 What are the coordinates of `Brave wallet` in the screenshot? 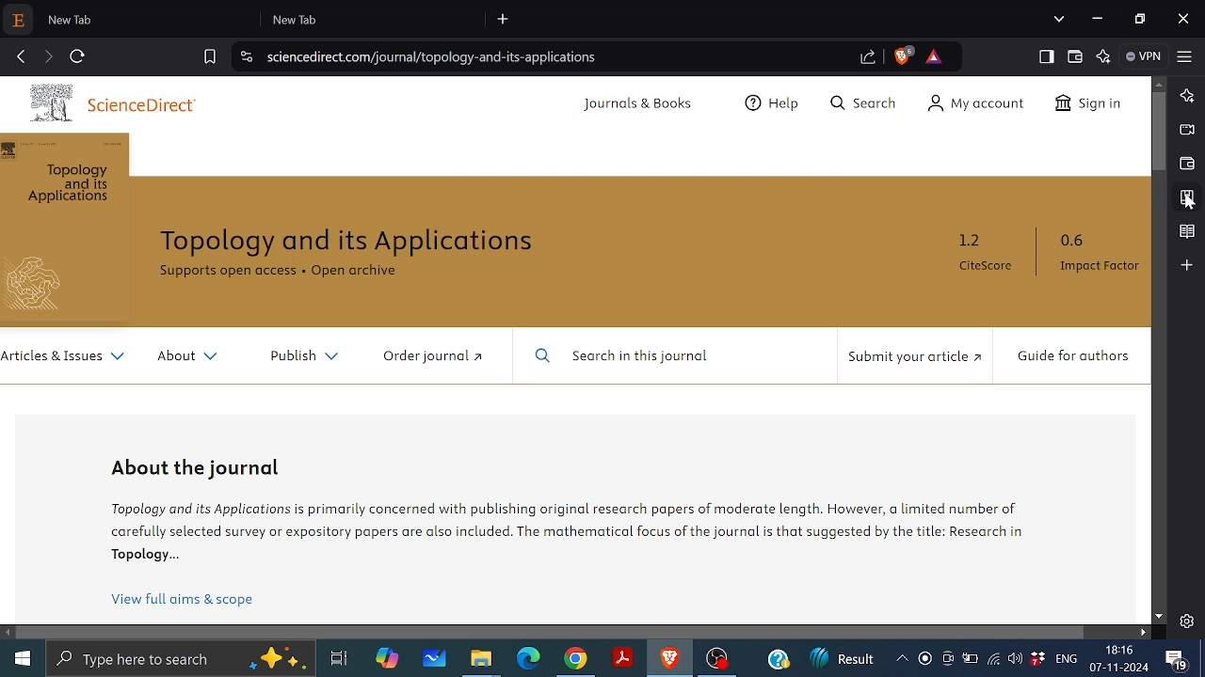 It's located at (1074, 56).